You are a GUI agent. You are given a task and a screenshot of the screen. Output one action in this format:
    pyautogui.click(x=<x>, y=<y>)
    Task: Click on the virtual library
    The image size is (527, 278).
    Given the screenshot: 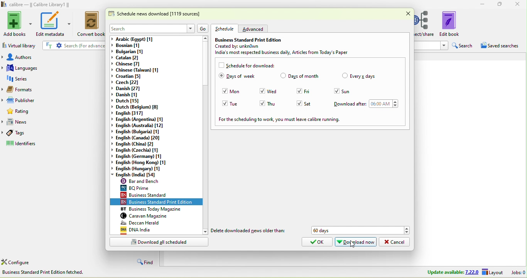 What is the action you would take?
    pyautogui.click(x=20, y=45)
    